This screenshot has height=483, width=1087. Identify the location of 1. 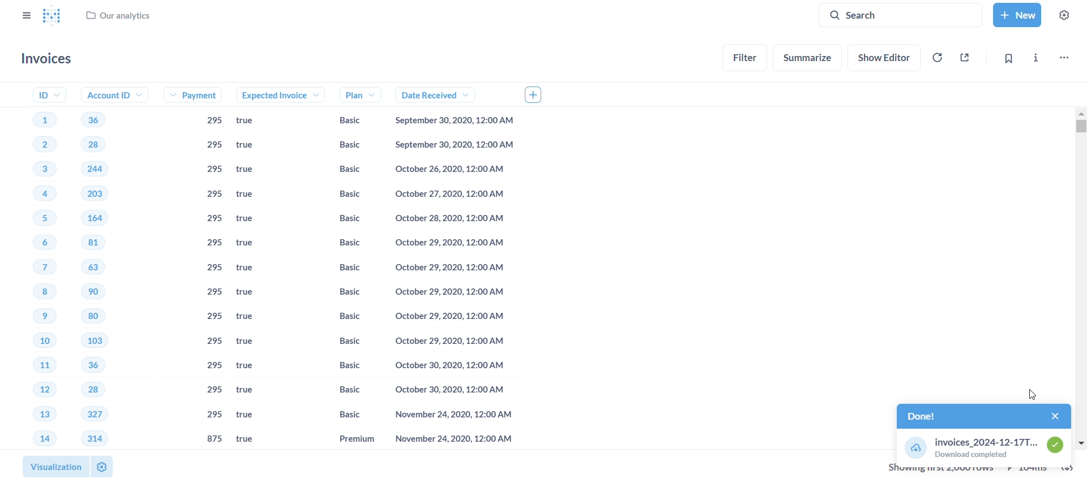
(42, 118).